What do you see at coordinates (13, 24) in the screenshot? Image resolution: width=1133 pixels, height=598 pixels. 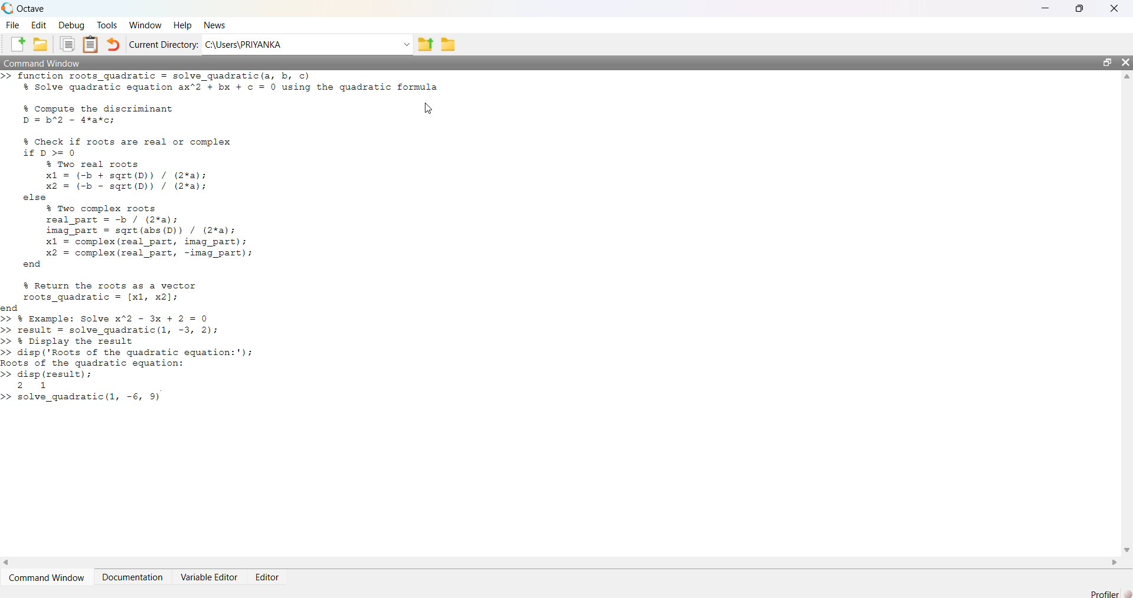 I see `File` at bounding box center [13, 24].